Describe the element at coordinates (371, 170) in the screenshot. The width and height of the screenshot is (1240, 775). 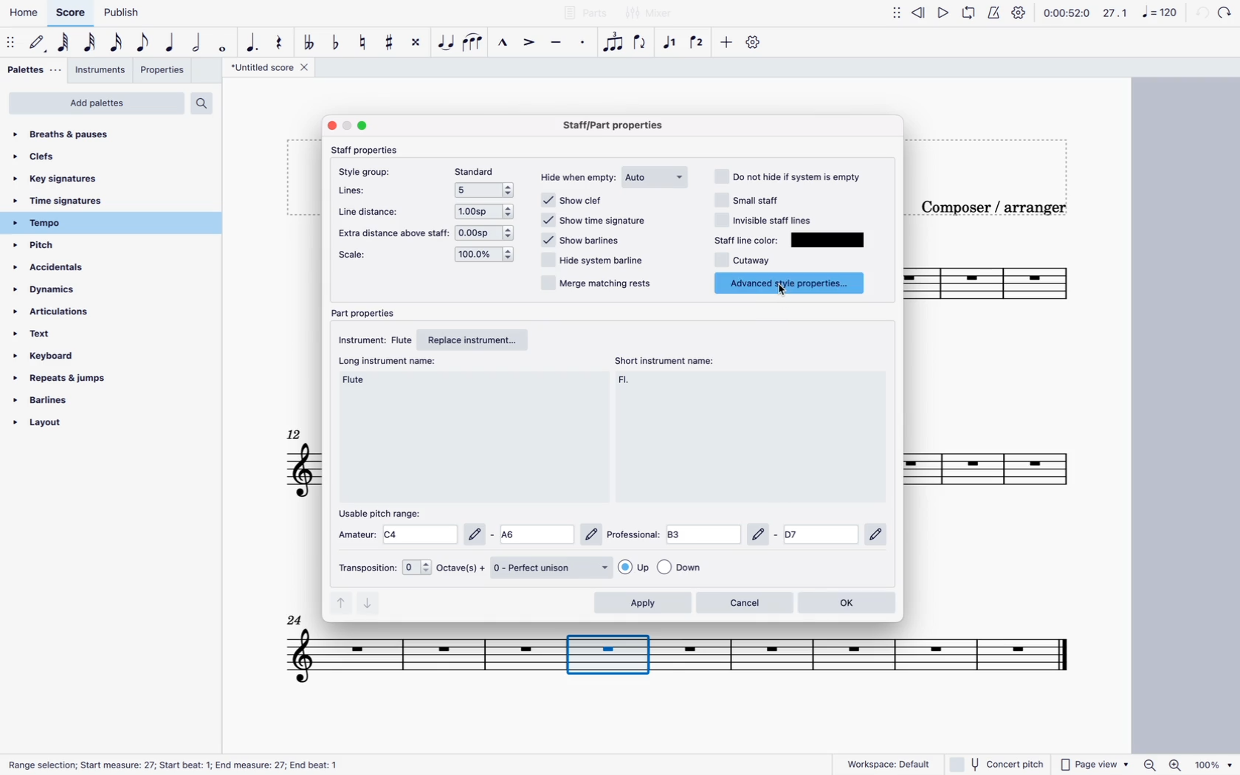
I see `style group` at that location.